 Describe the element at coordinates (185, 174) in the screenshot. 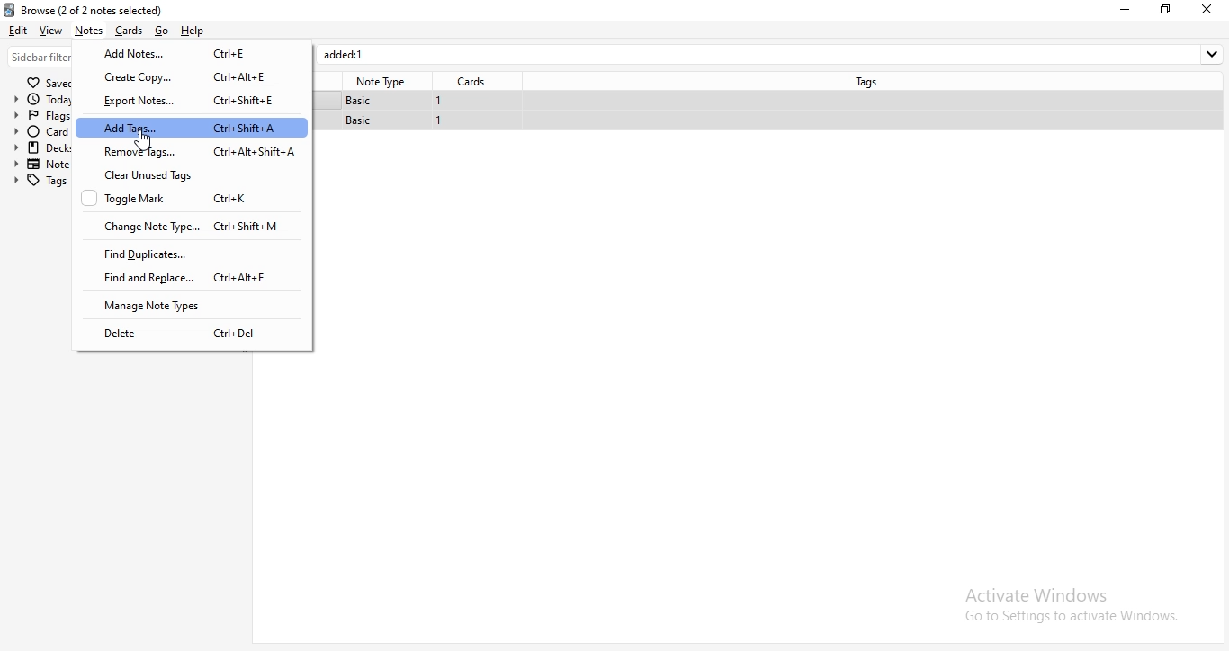

I see `clear unused tags` at that location.